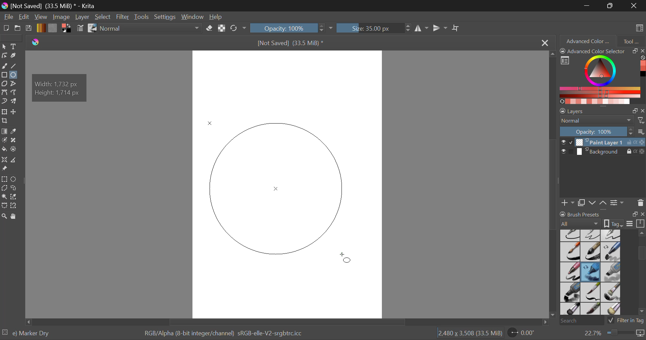 This screenshot has height=340, width=646. Describe the element at coordinates (611, 6) in the screenshot. I see `Minimize` at that location.